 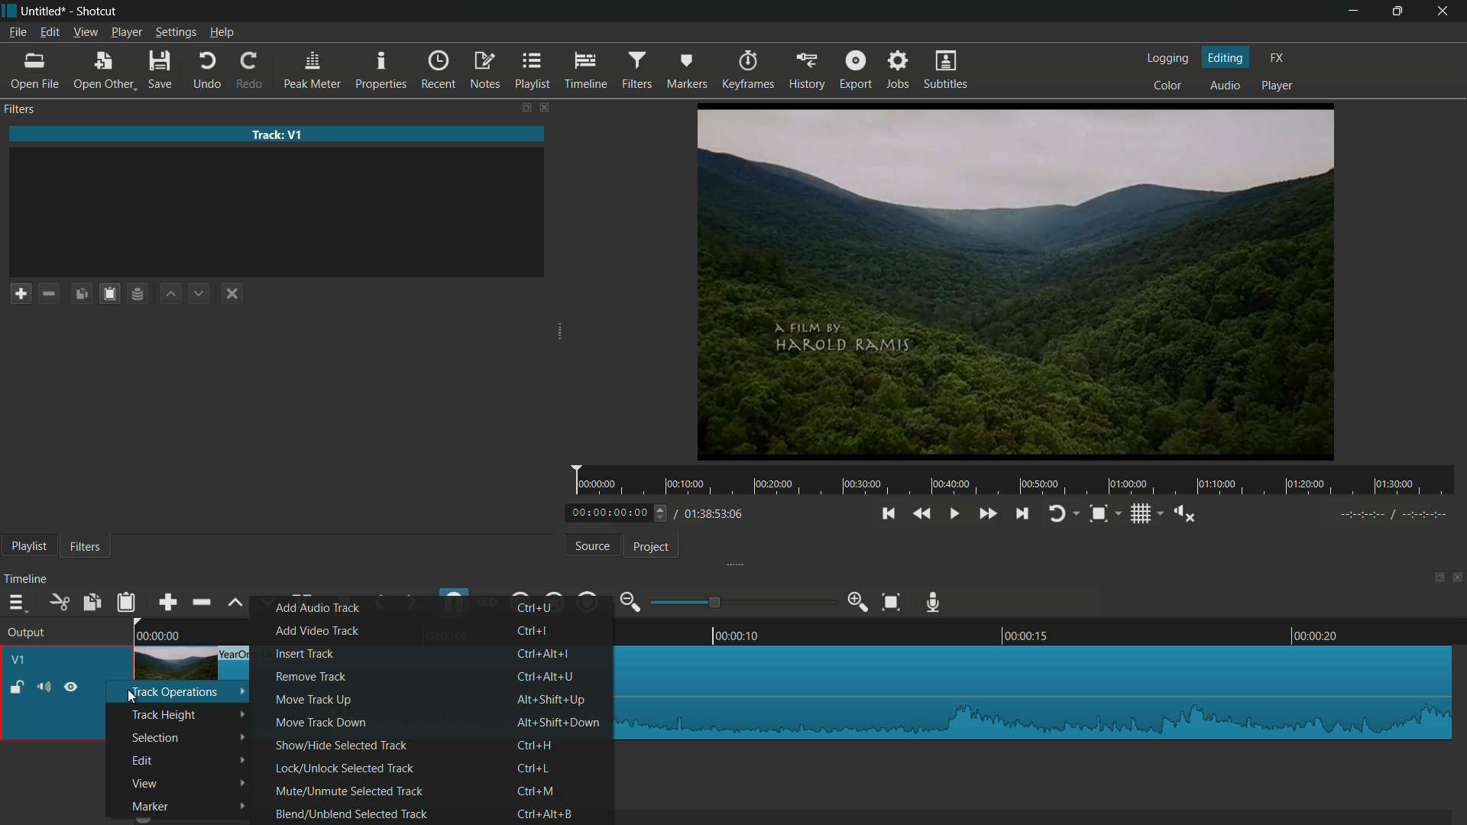 What do you see at coordinates (947, 72) in the screenshot?
I see `subtitles` at bounding box center [947, 72].